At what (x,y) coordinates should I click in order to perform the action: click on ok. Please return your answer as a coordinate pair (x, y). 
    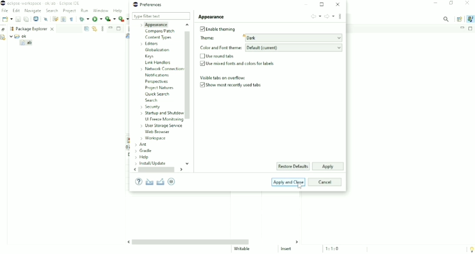
    Looking at the image, I should click on (20, 36).